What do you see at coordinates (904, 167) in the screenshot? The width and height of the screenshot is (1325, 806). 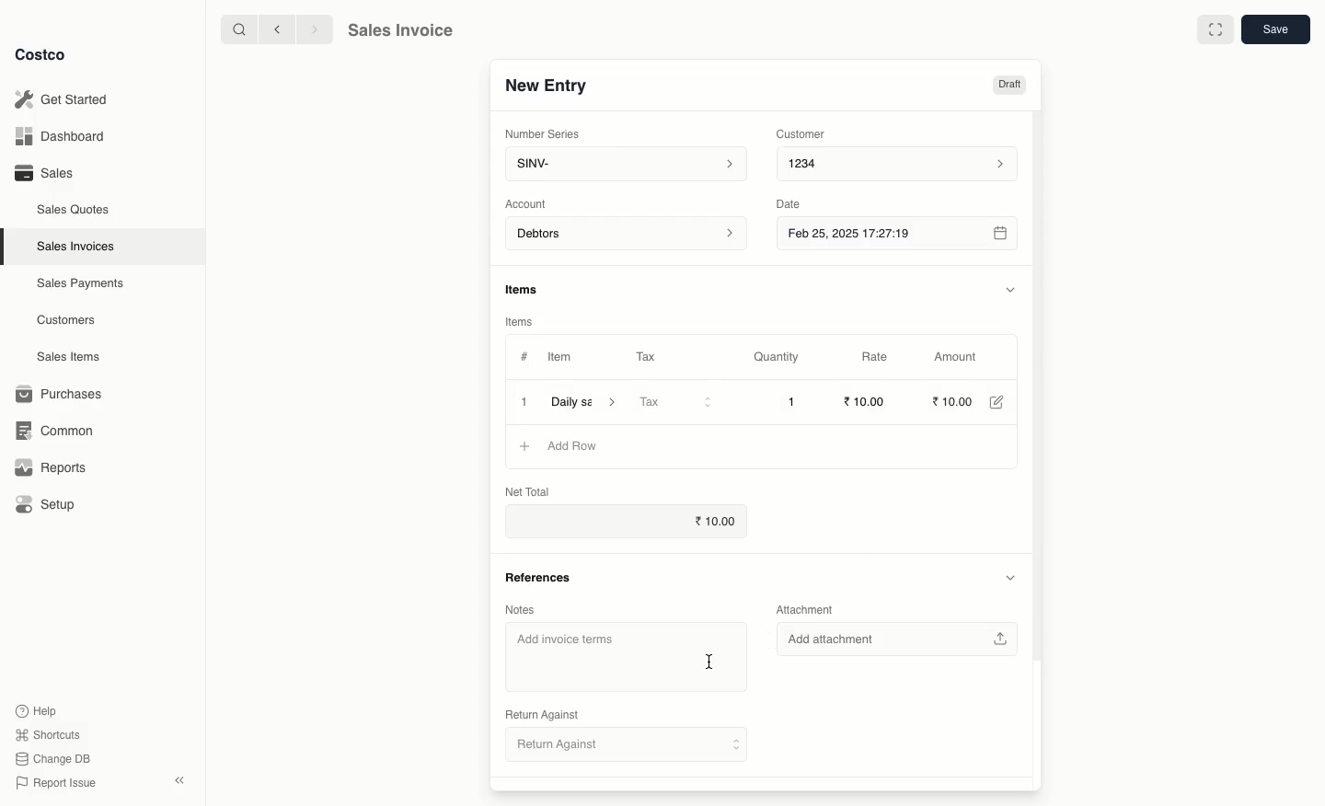 I see `1234` at bounding box center [904, 167].